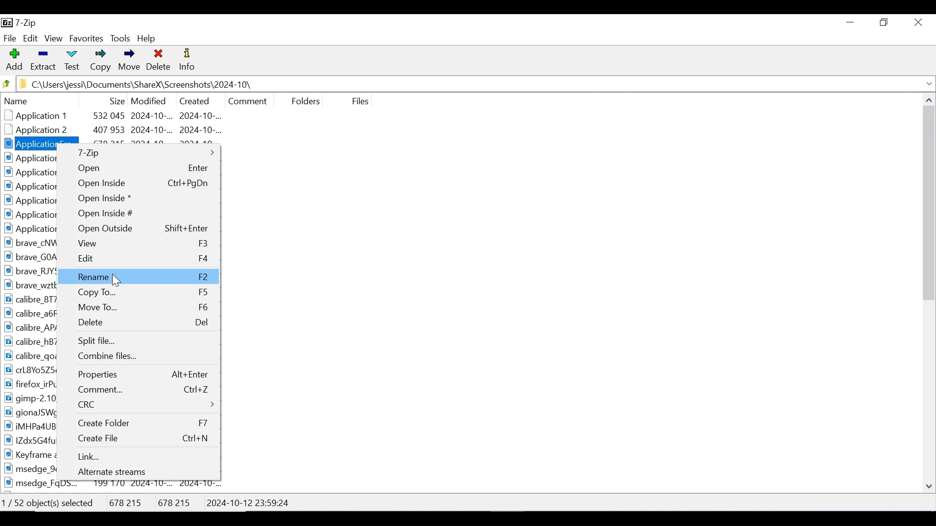  Describe the element at coordinates (6, 83) in the screenshot. I see `Click to Browse back` at that location.